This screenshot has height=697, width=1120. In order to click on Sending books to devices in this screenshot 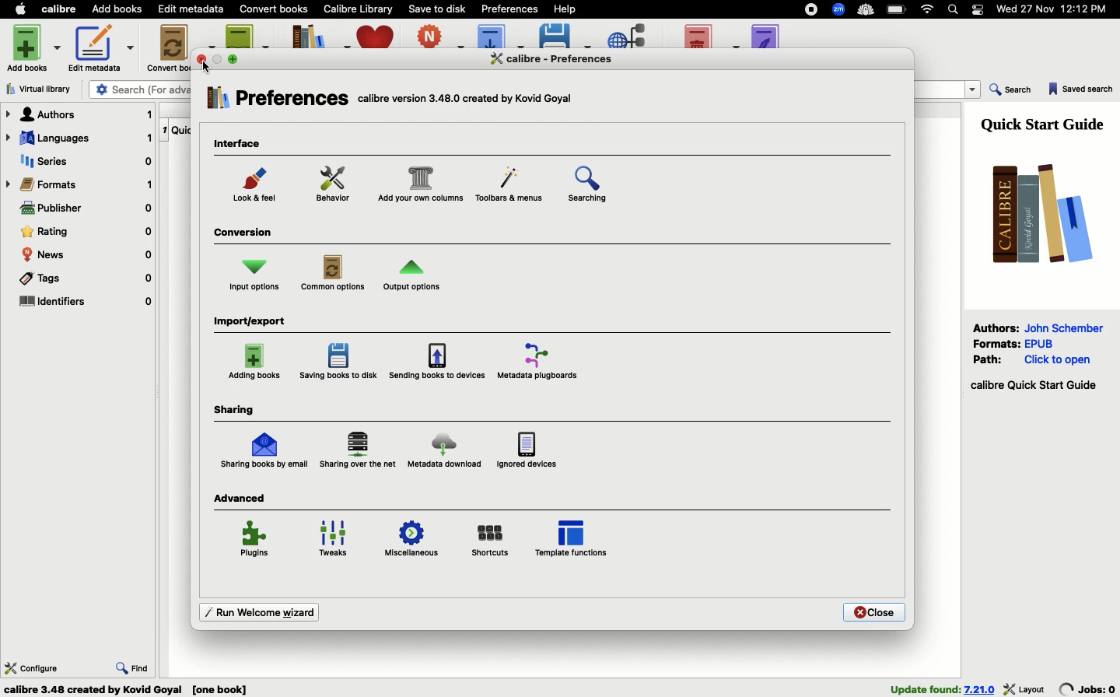, I will do `click(436, 361)`.